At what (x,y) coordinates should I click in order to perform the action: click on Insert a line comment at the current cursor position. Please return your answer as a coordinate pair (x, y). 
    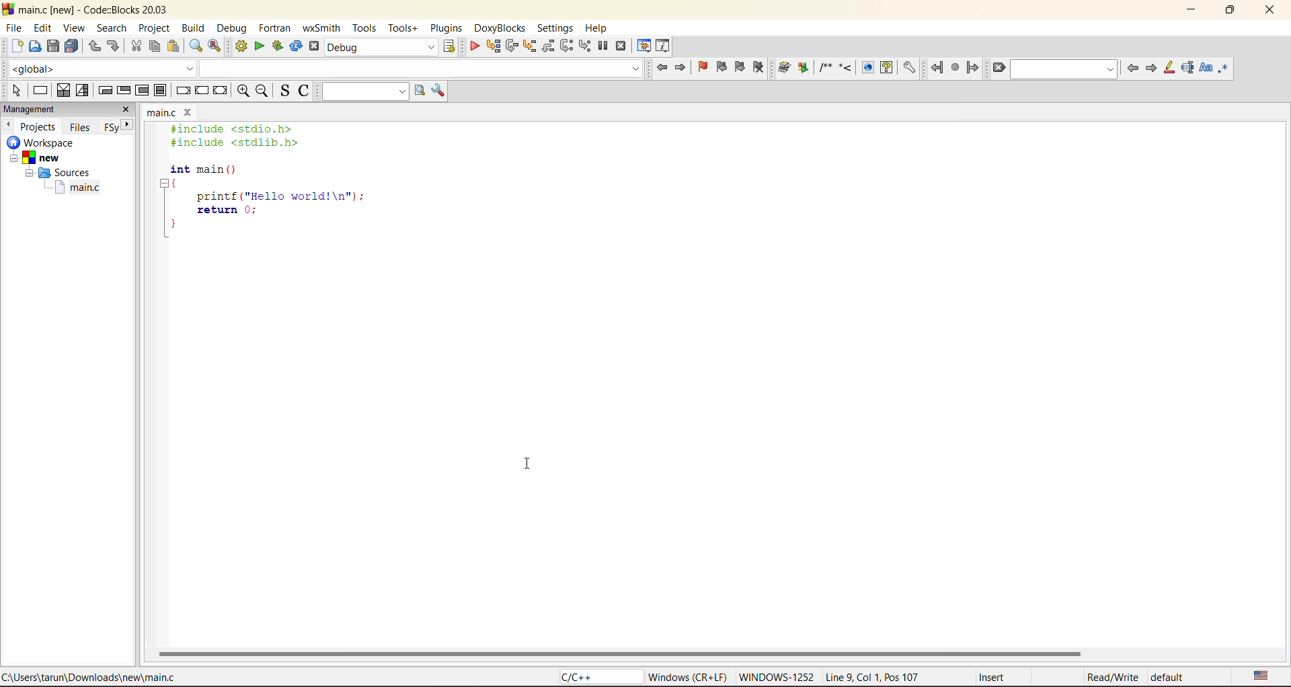
    Looking at the image, I should click on (845, 67).